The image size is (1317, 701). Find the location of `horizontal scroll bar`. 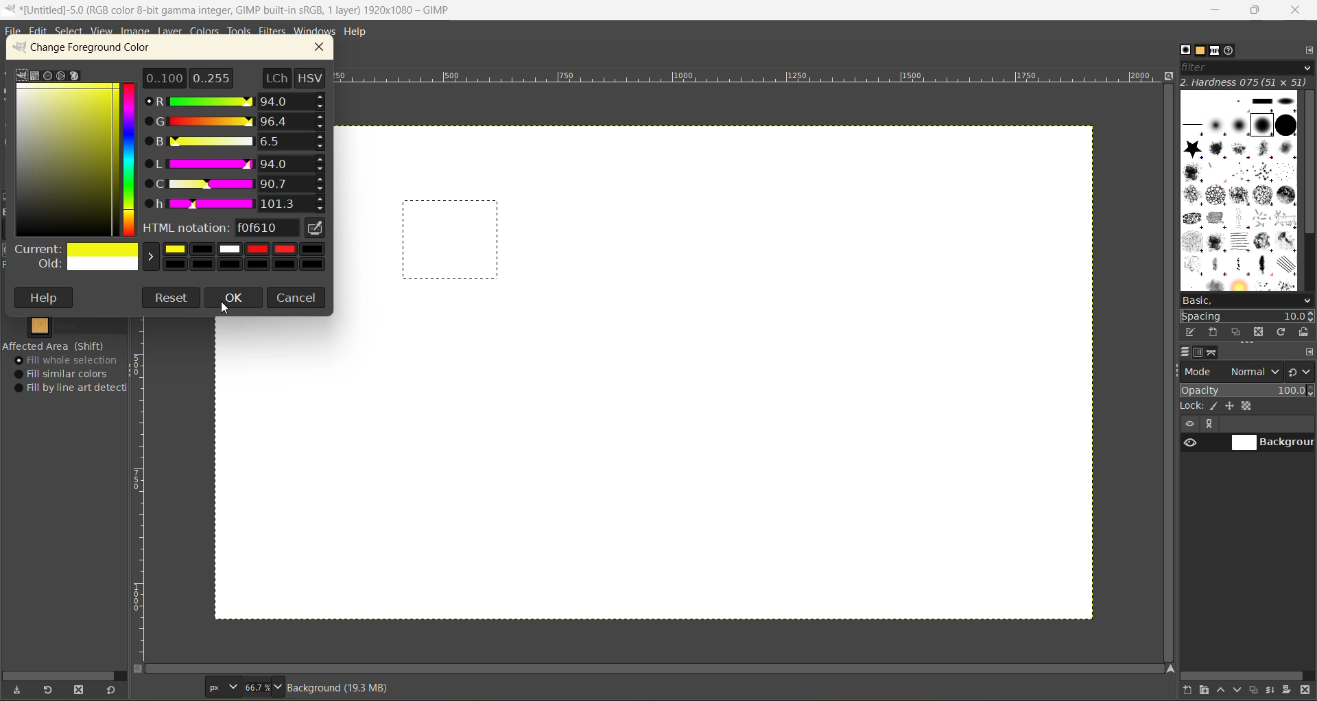

horizontal scroll bar is located at coordinates (1244, 675).